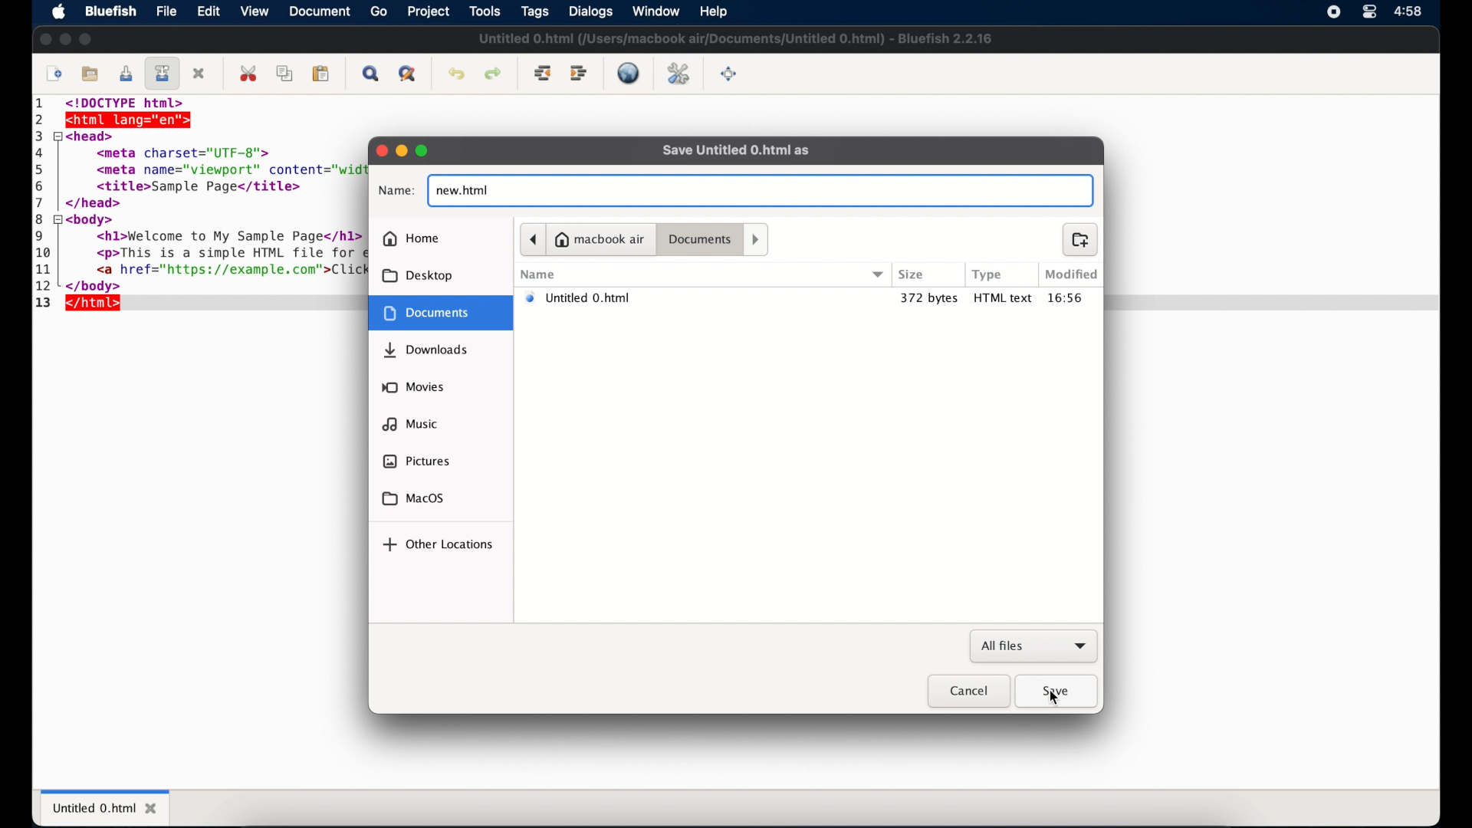 The height and width of the screenshot is (828, 1472). Describe the element at coordinates (1333, 11) in the screenshot. I see `screen recorder icon` at that location.